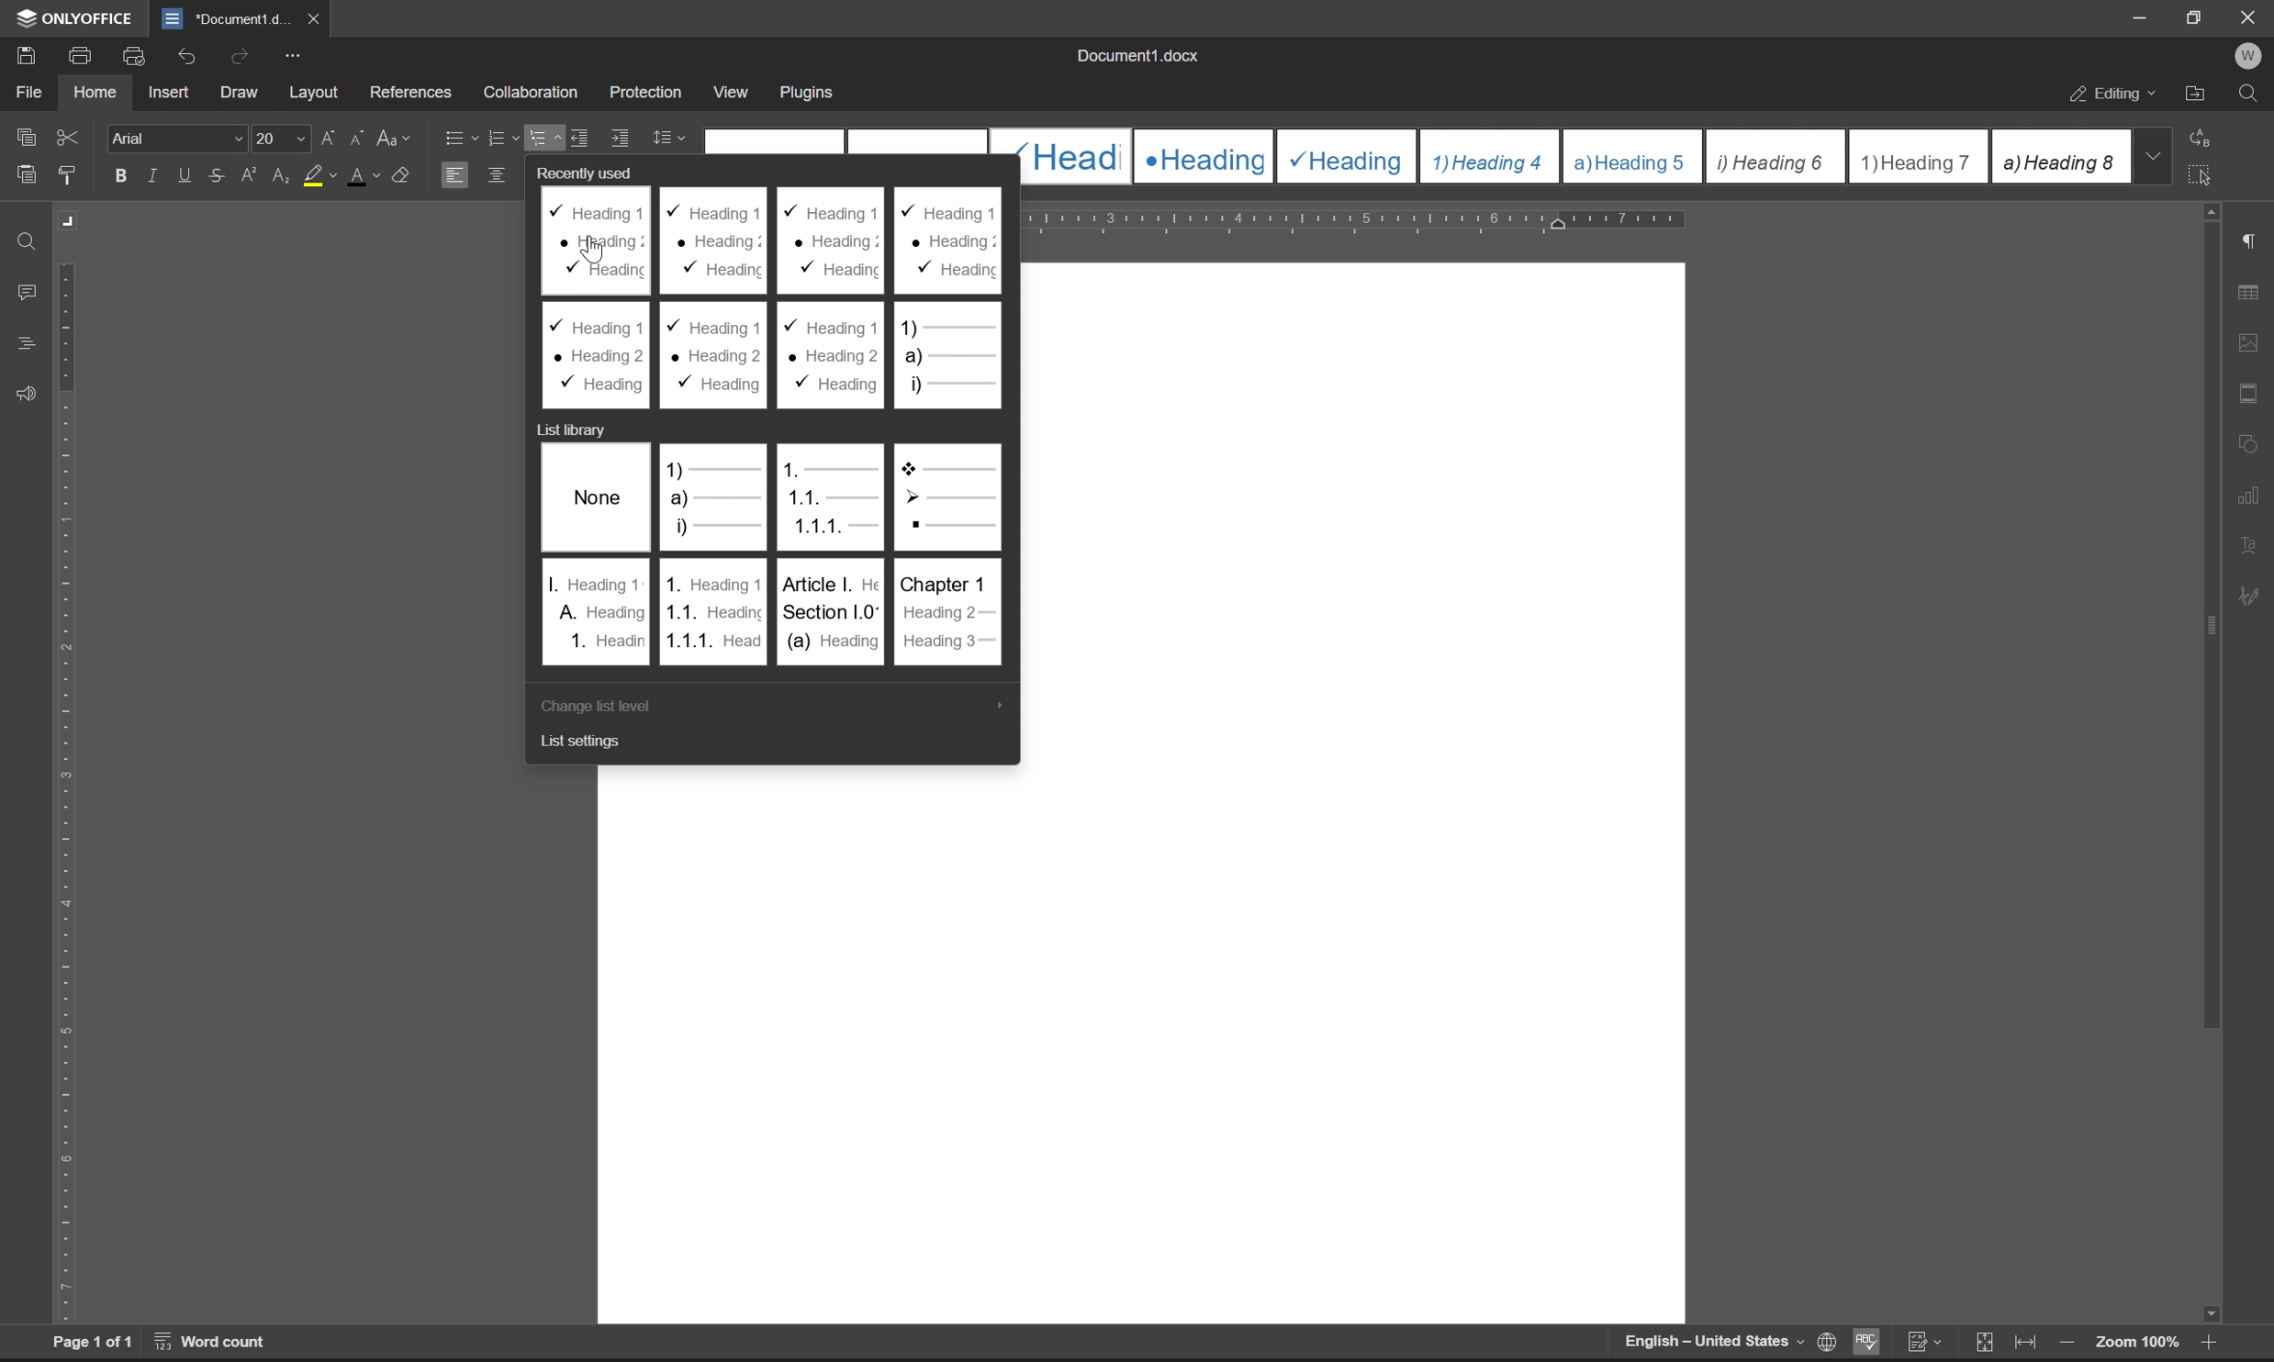 The width and height of the screenshot is (2274, 1362). Describe the element at coordinates (28, 243) in the screenshot. I see `find` at that location.